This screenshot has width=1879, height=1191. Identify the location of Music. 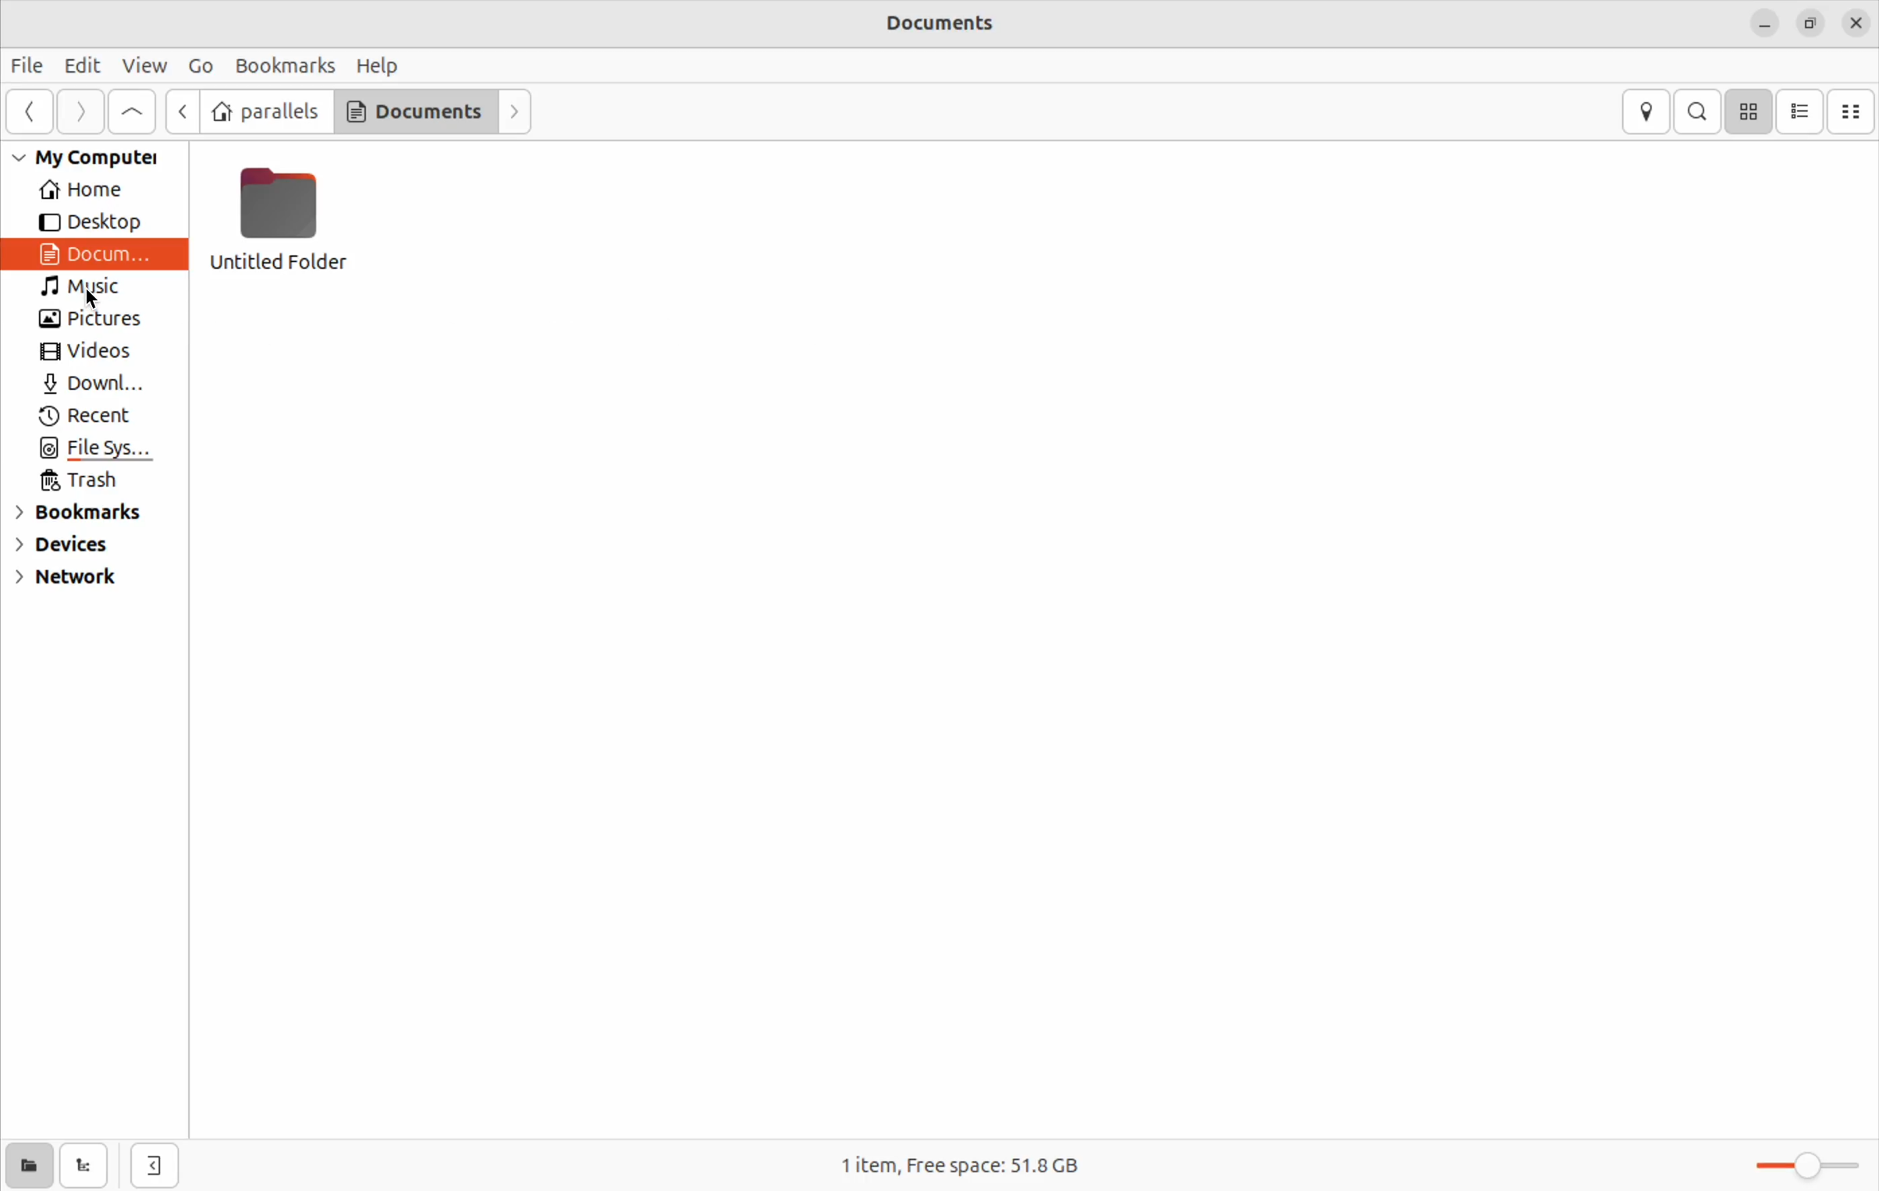
(80, 285).